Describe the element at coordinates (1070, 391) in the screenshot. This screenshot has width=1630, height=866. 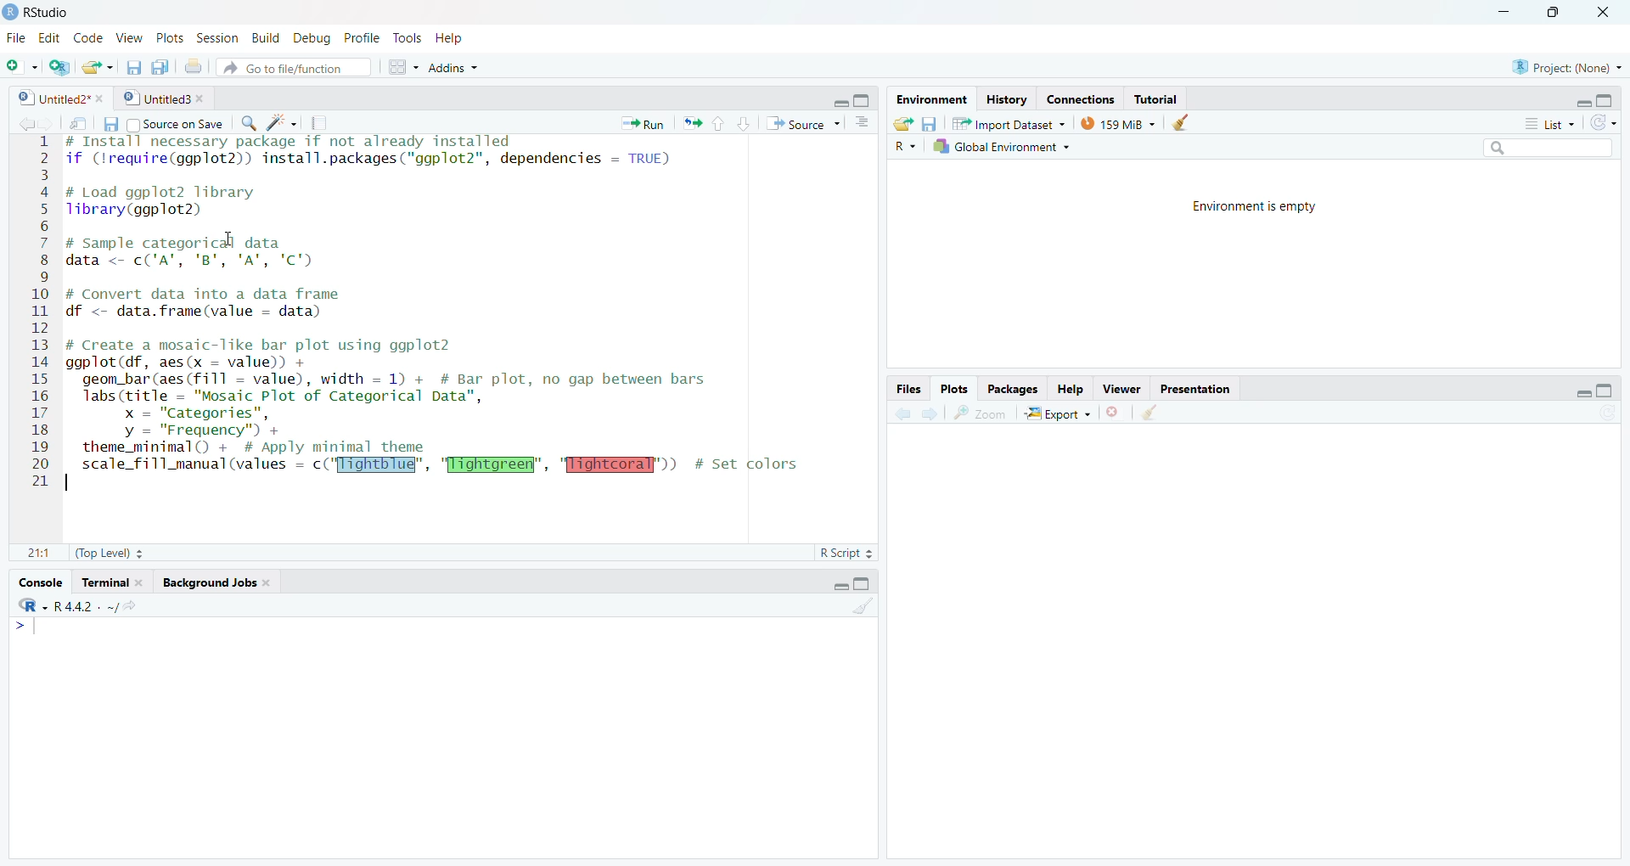
I see `Help` at that location.